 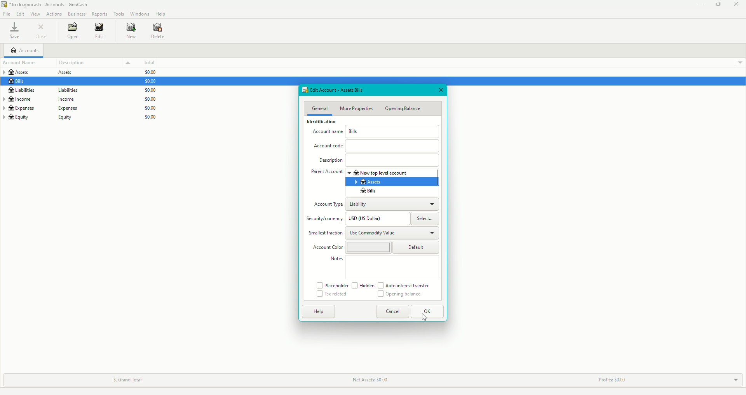 What do you see at coordinates (370, 379) in the screenshot?
I see `Net Assets` at bounding box center [370, 379].